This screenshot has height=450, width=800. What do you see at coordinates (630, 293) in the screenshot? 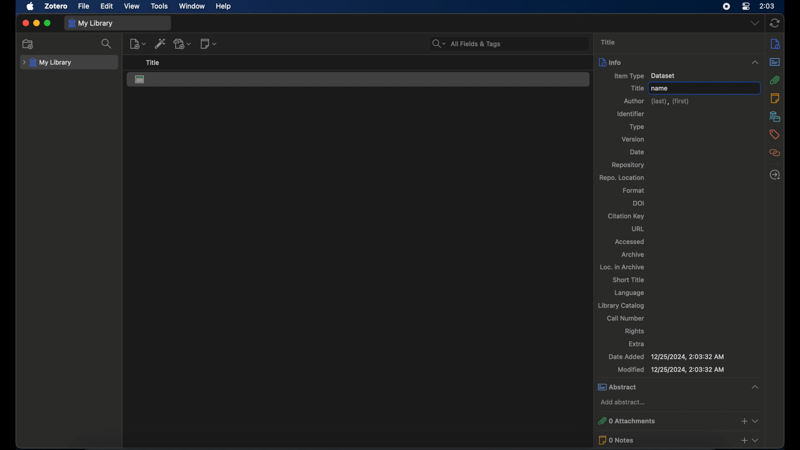
I see `language` at bounding box center [630, 293].